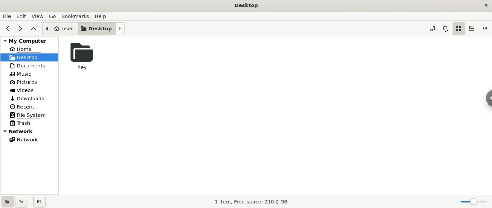 The width and height of the screenshot is (492, 208). Describe the element at coordinates (53, 16) in the screenshot. I see `go` at that location.